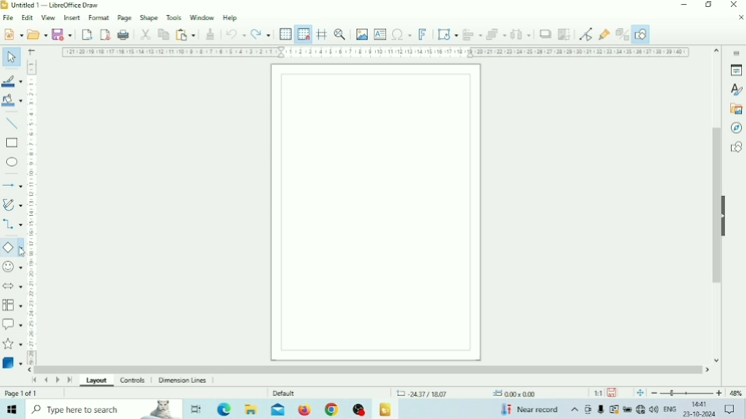 The height and width of the screenshot is (419, 746). I want to click on Time, so click(701, 404).